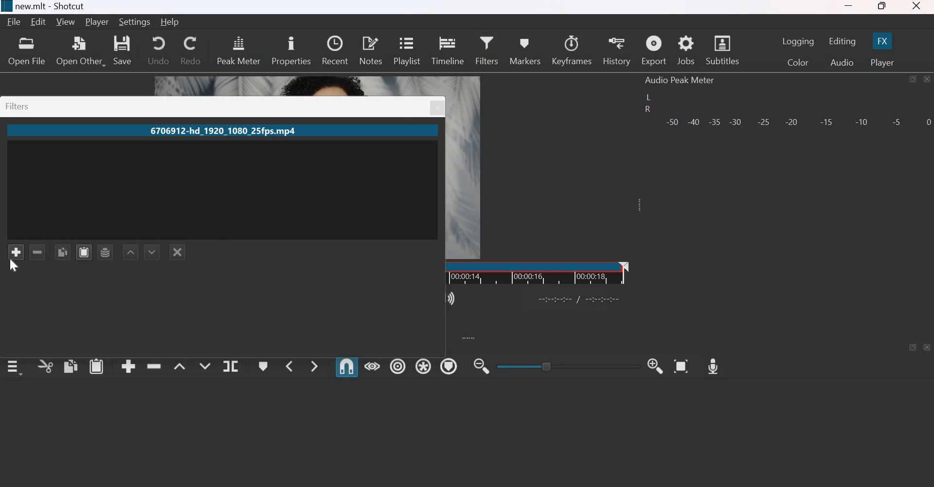 The width and height of the screenshot is (934, 487). What do you see at coordinates (46, 367) in the screenshot?
I see `cut` at bounding box center [46, 367].